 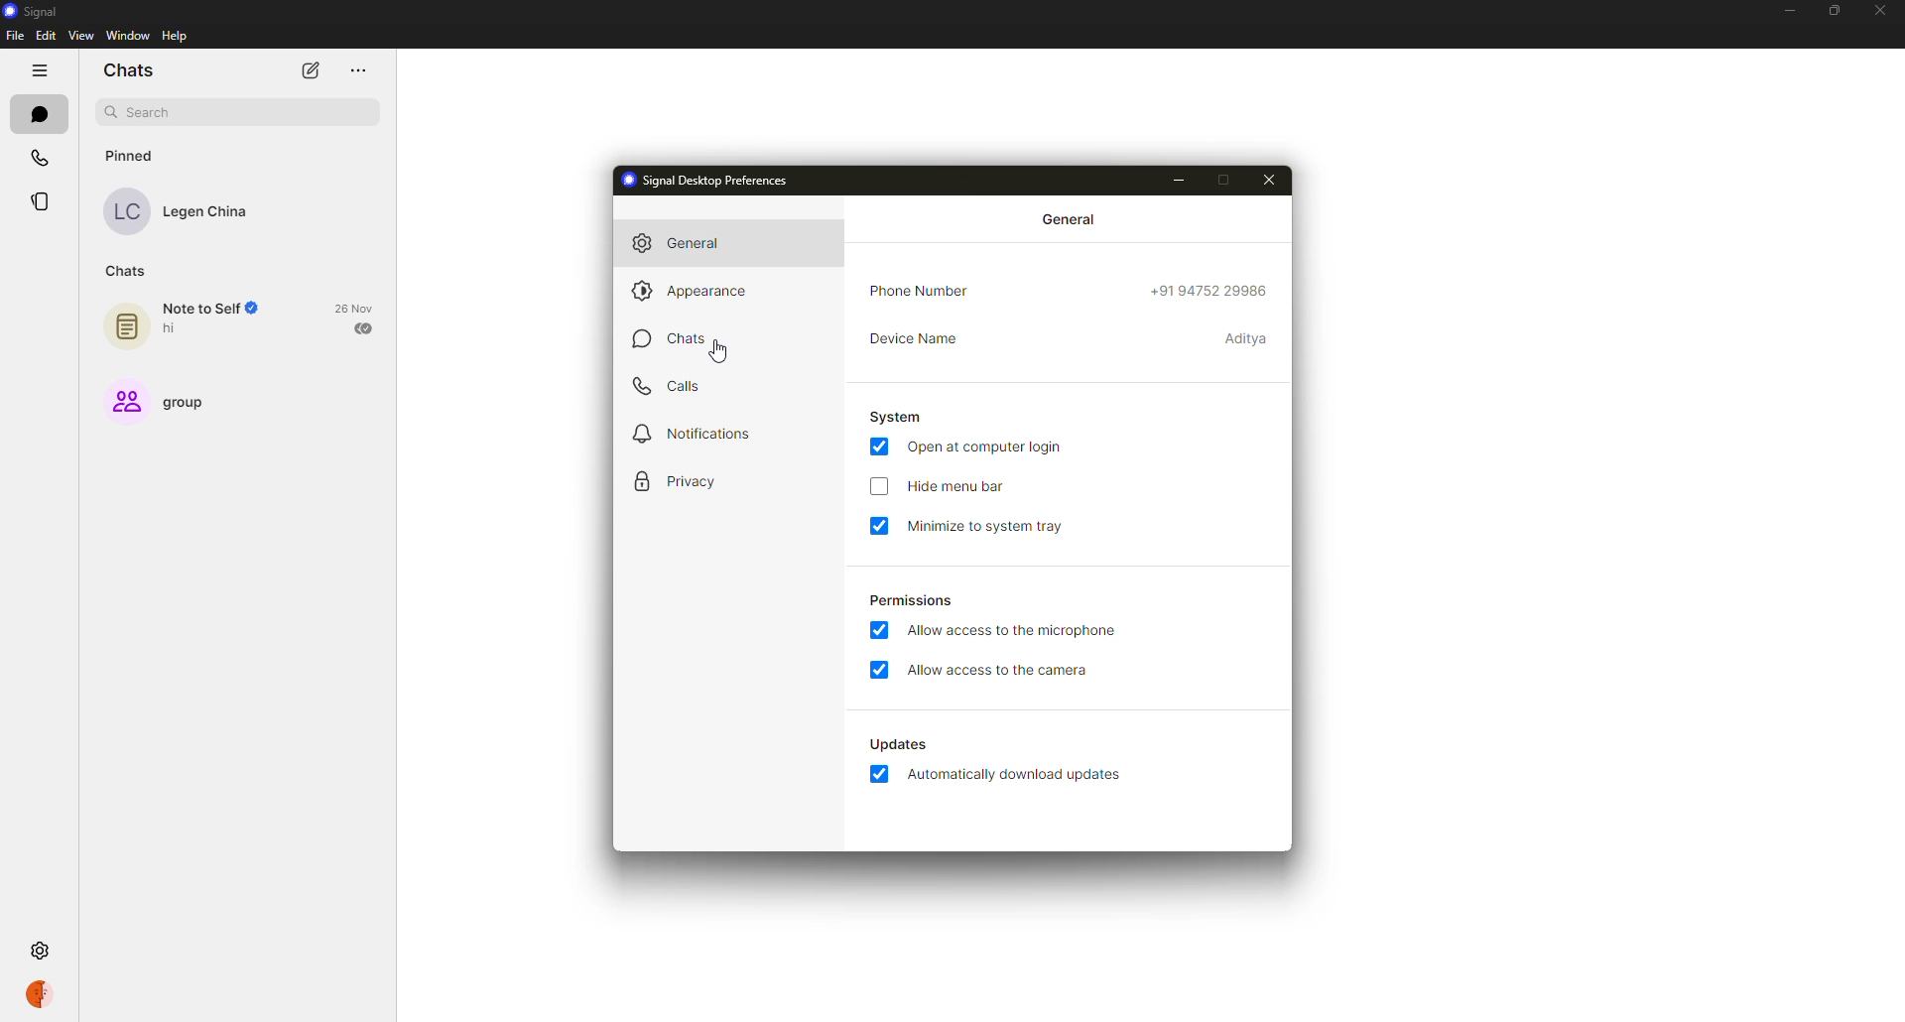 What do you see at coordinates (357, 71) in the screenshot?
I see `more` at bounding box center [357, 71].